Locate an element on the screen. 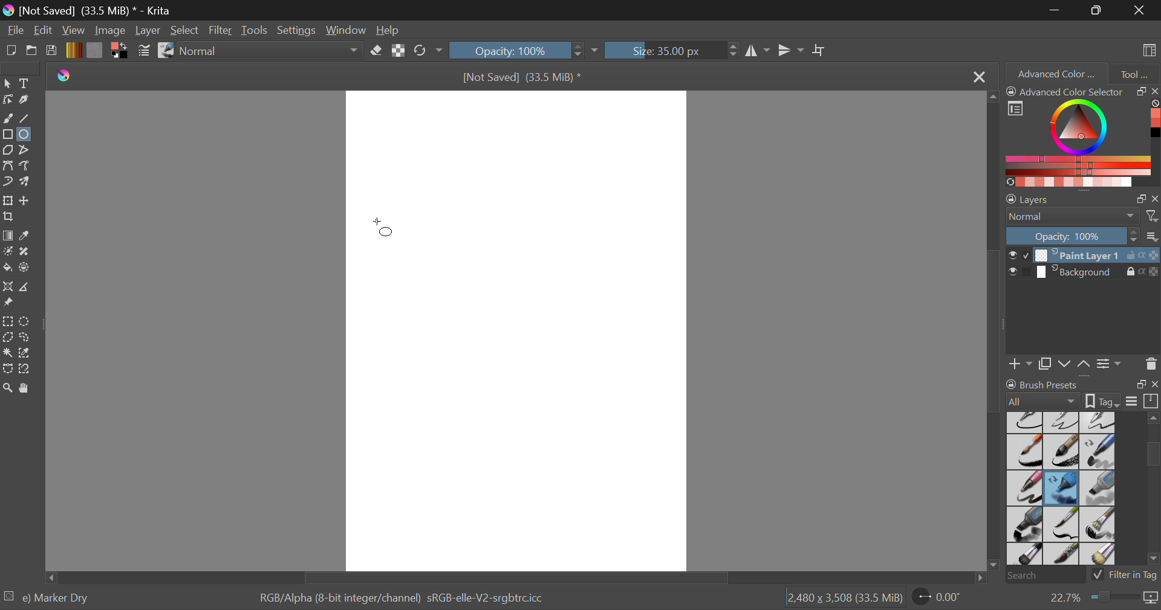 This screenshot has height=610, width=1161. Close is located at coordinates (978, 77).